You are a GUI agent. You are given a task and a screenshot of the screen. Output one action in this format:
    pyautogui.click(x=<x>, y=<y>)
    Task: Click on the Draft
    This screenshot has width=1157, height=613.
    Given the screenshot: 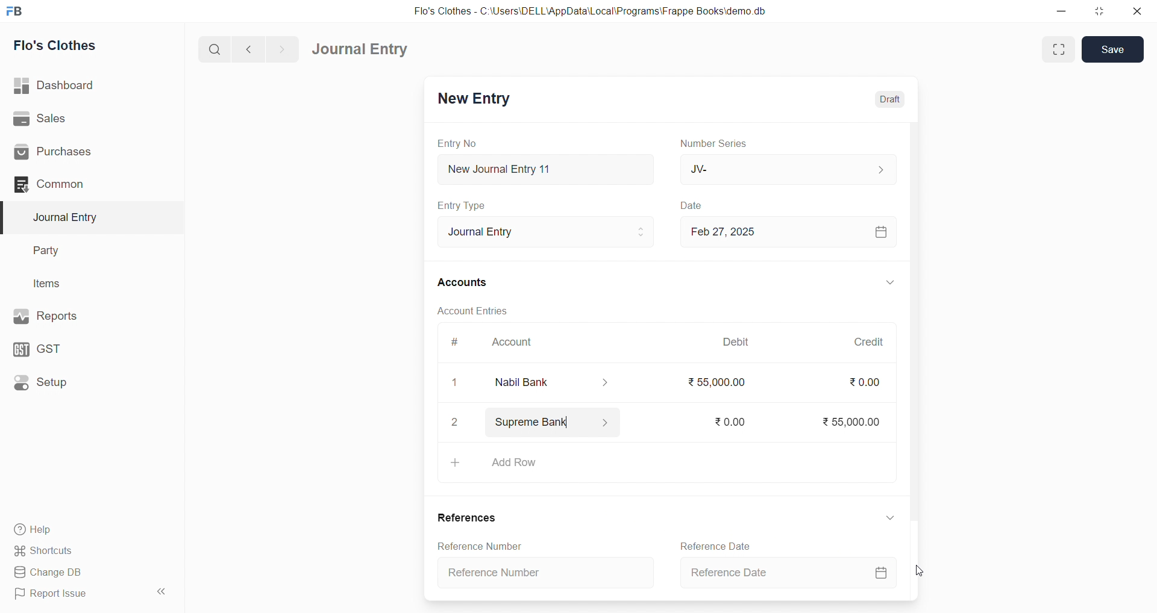 What is the action you would take?
    pyautogui.click(x=891, y=99)
    